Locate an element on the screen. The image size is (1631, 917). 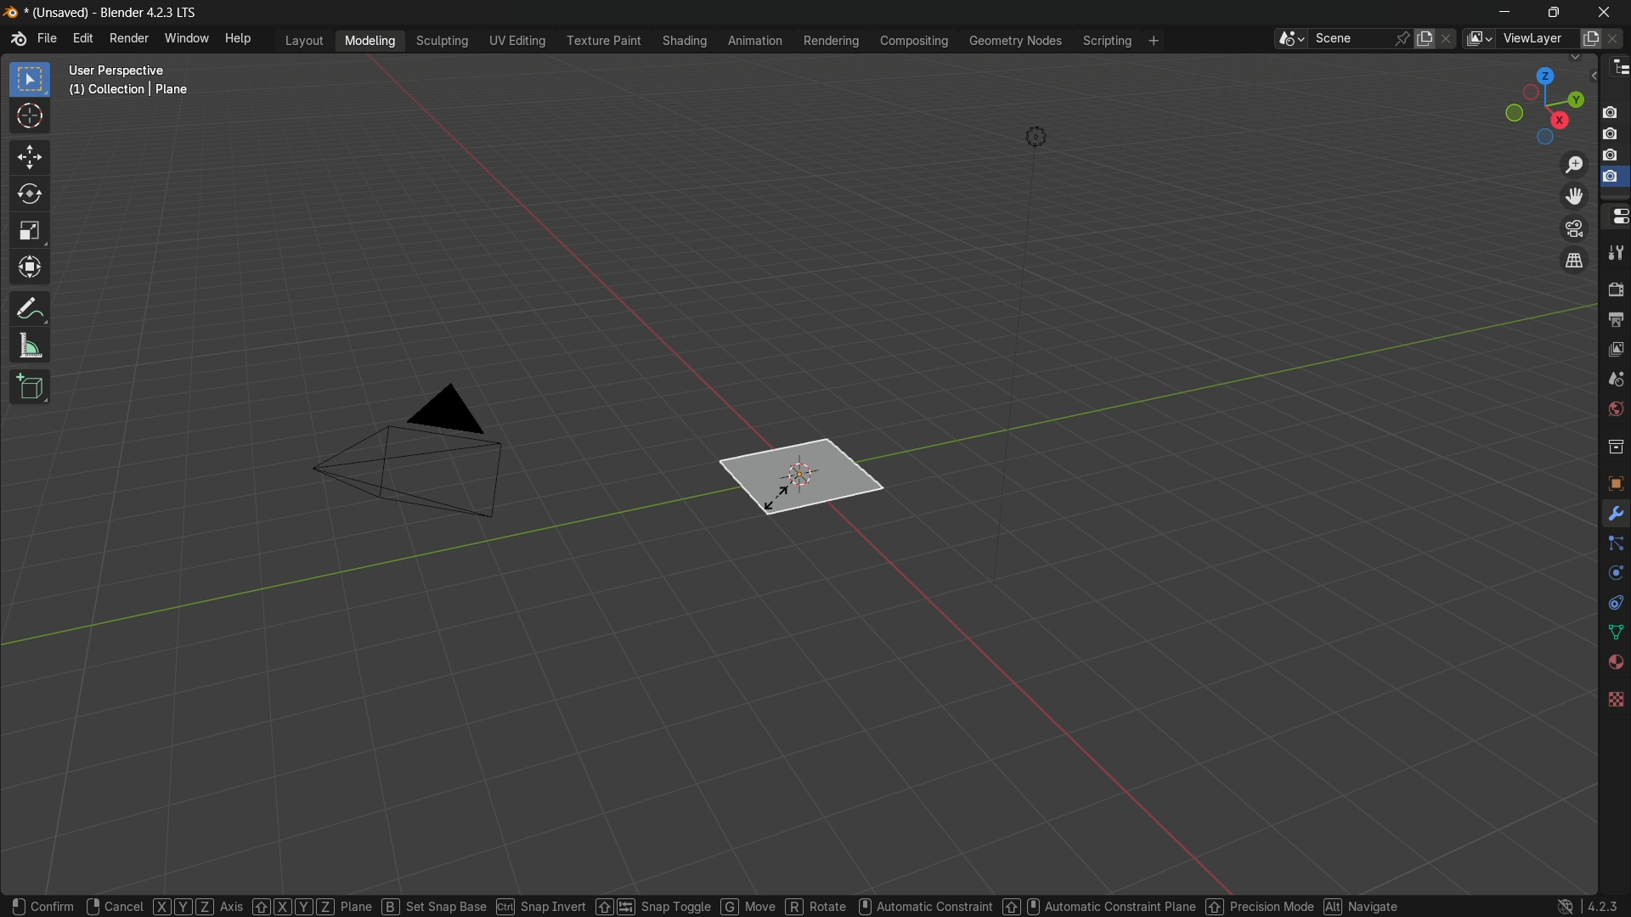
remove view layer is located at coordinates (1616, 40).